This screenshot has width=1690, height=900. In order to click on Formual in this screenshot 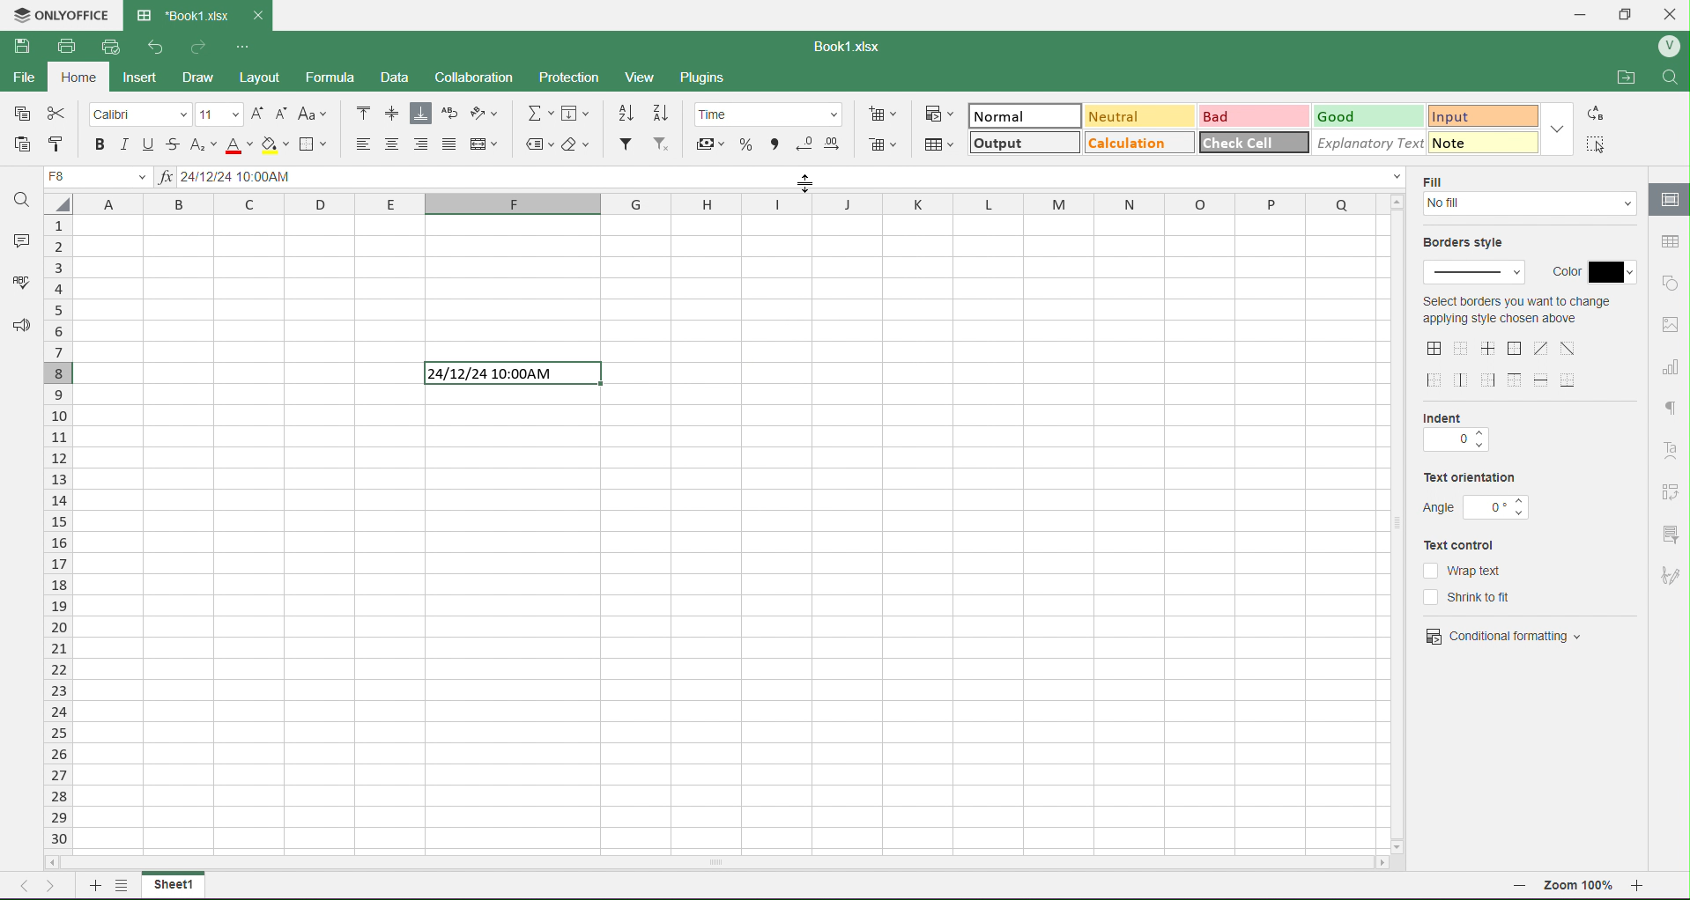, I will do `click(344, 77)`.